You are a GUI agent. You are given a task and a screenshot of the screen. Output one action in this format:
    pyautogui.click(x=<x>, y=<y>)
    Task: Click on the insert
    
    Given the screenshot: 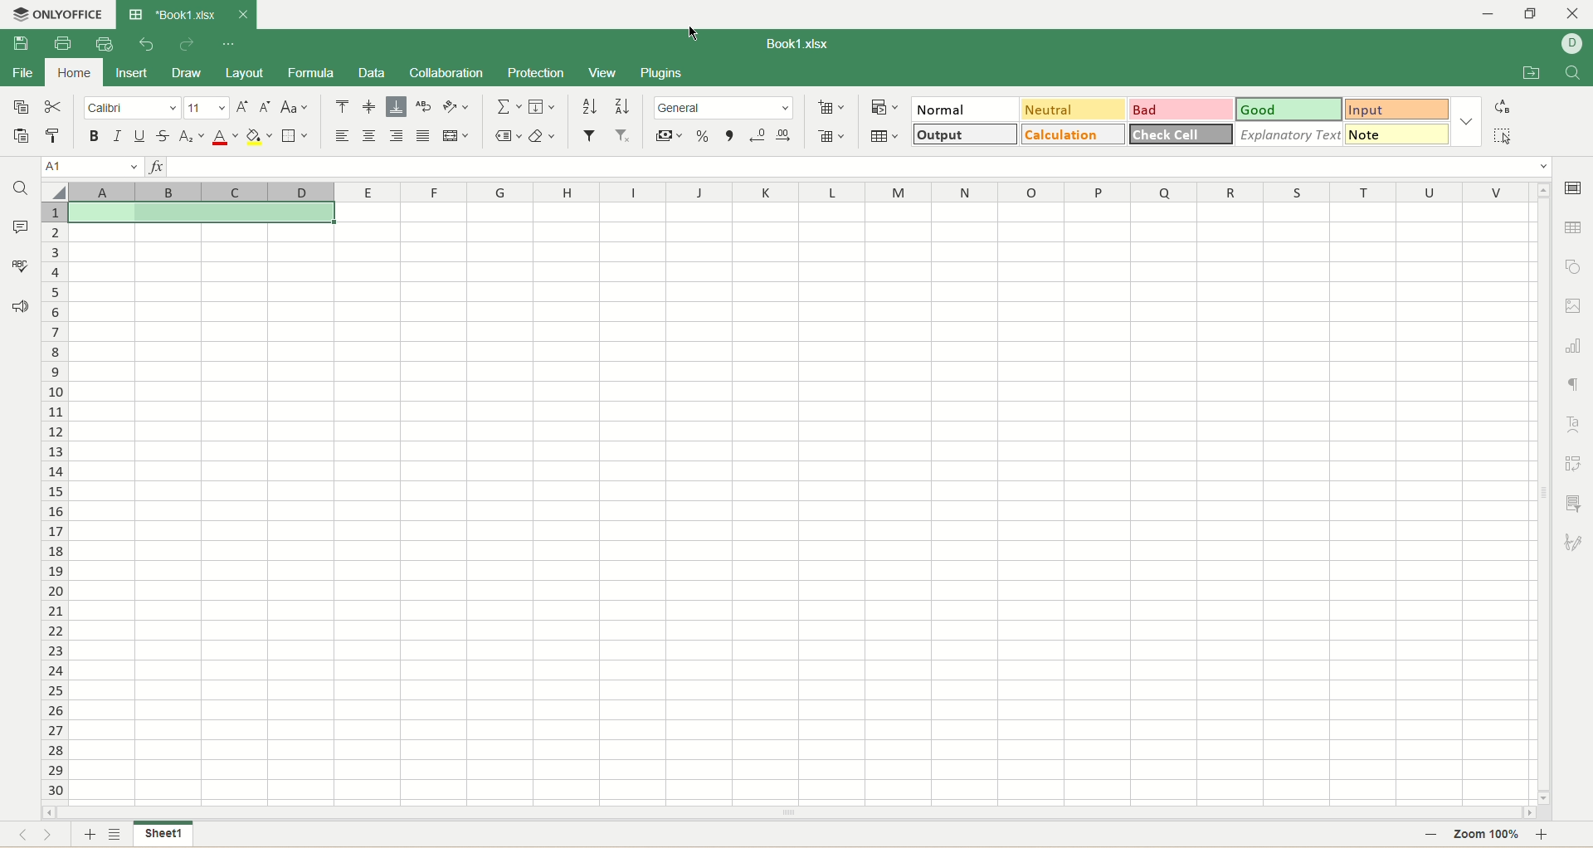 What is the action you would take?
    pyautogui.click(x=131, y=72)
    